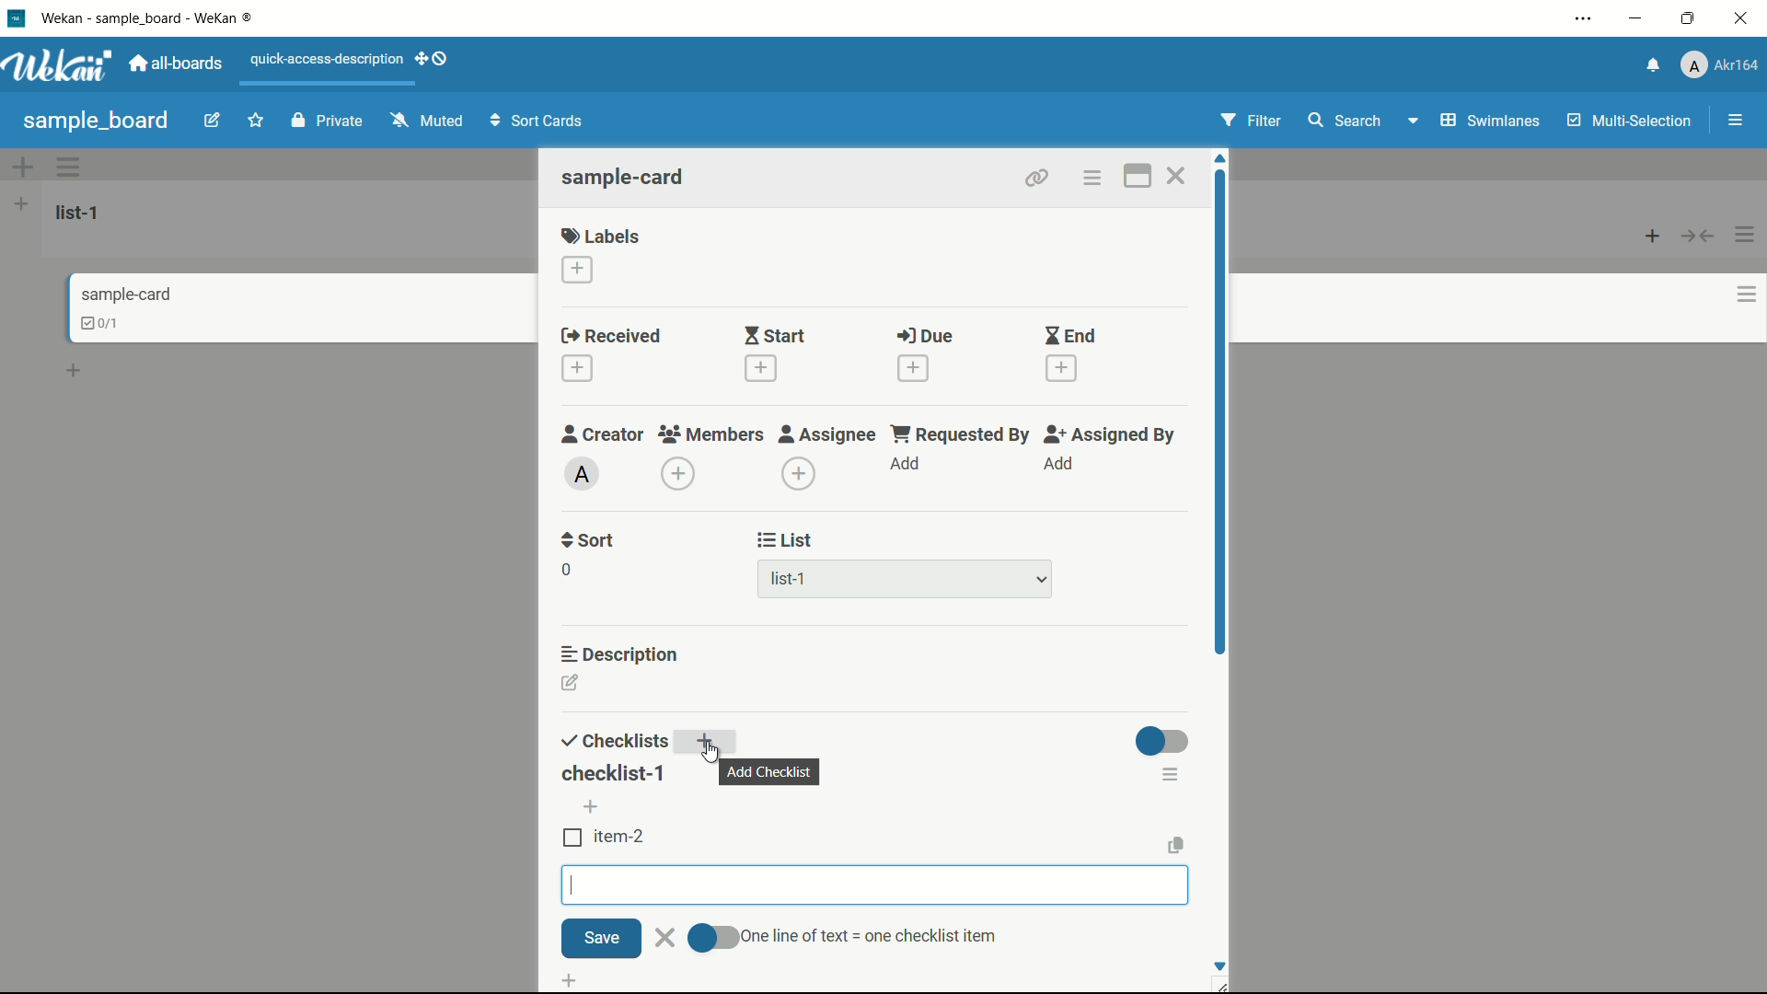 This screenshot has height=994, width=1767. What do you see at coordinates (1112, 434) in the screenshot?
I see `assigned by` at bounding box center [1112, 434].